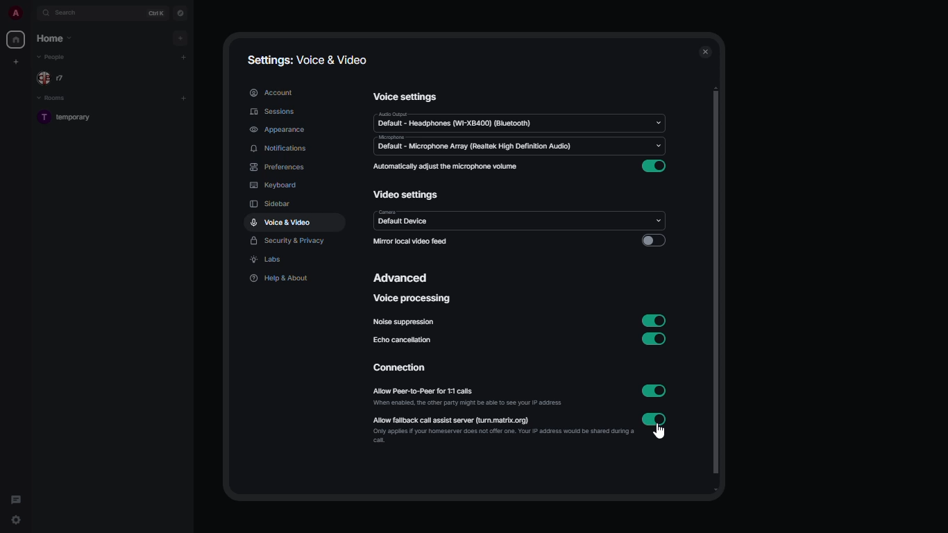 Image resolution: width=948 pixels, height=533 pixels. I want to click on mirror local video feed, so click(410, 242).